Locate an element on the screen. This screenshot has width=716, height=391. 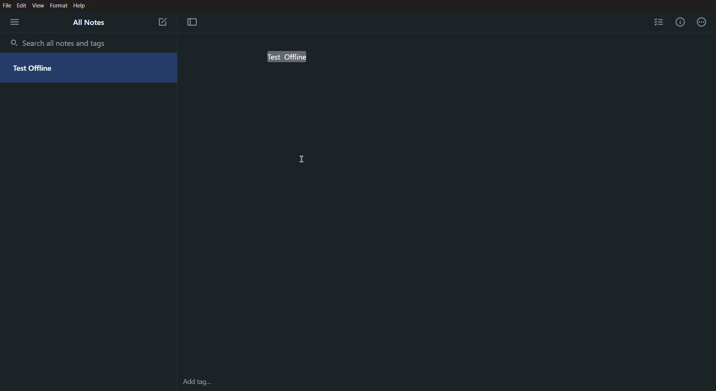
Cursor is located at coordinates (302, 158).